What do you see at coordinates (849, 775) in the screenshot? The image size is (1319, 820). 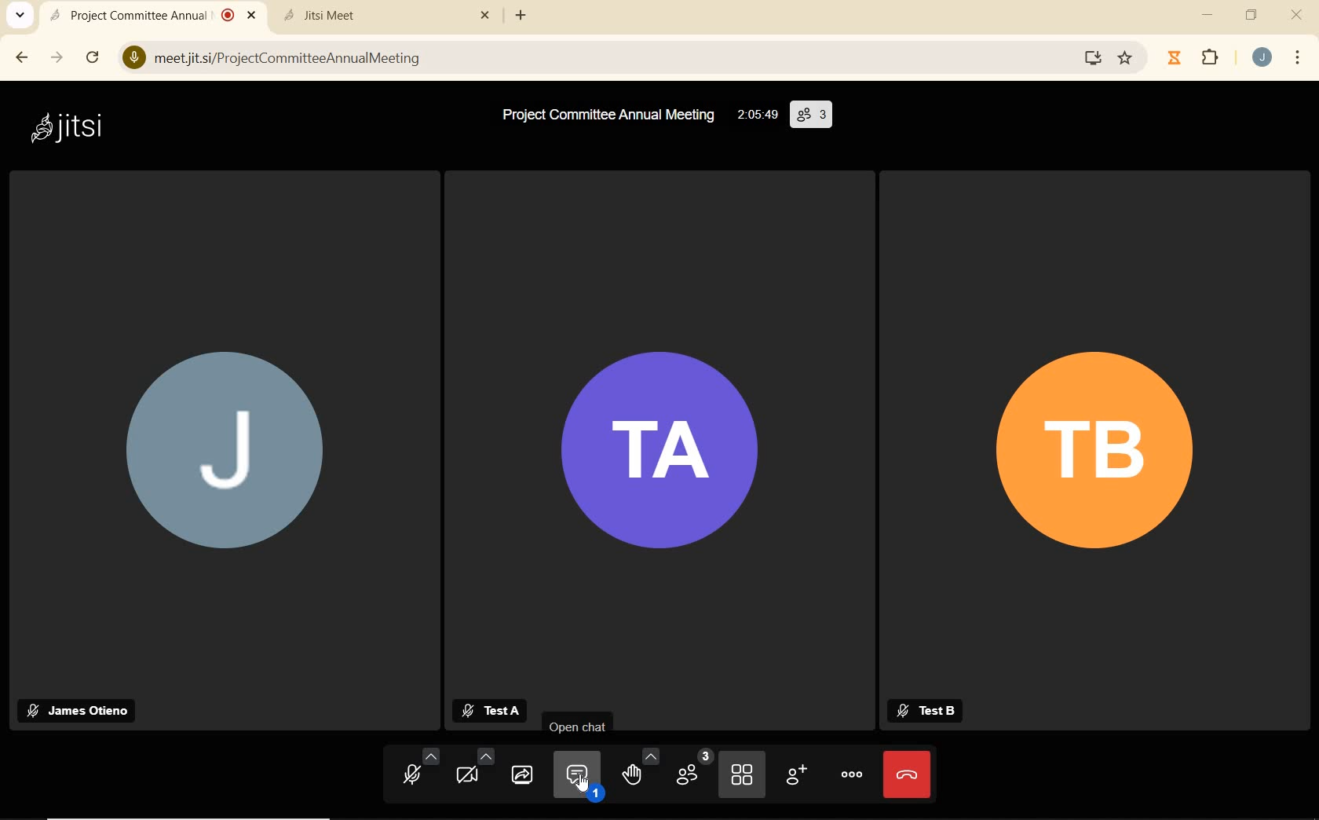 I see `more actions` at bounding box center [849, 775].